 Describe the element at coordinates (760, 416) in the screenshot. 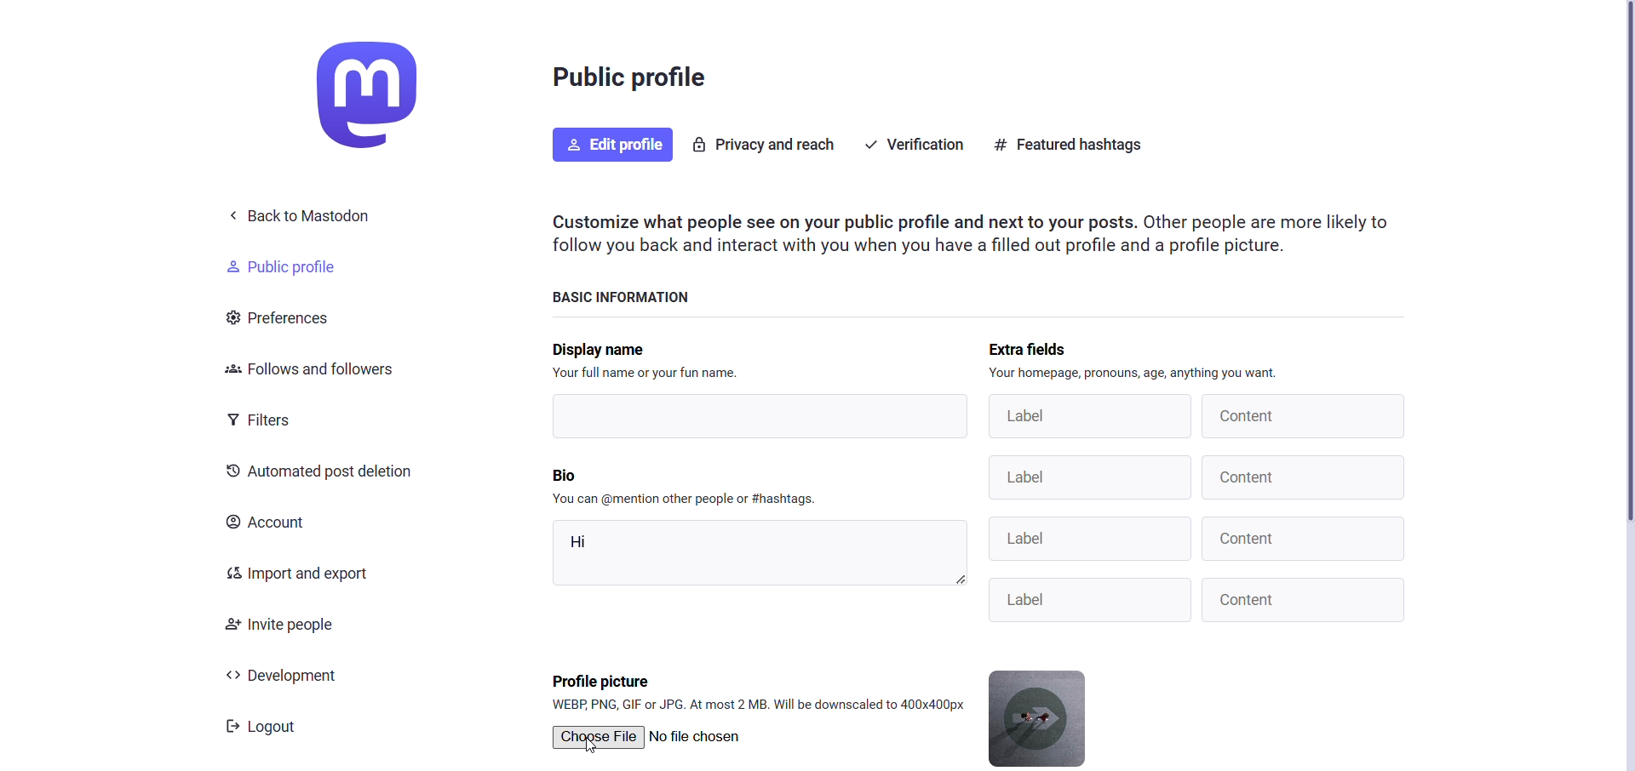

I see `writing area` at that location.